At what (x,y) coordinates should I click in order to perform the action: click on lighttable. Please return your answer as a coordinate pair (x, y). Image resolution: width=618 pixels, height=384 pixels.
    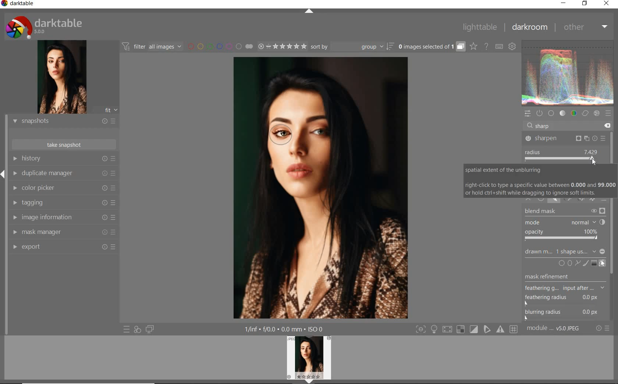
    Looking at the image, I should click on (480, 28).